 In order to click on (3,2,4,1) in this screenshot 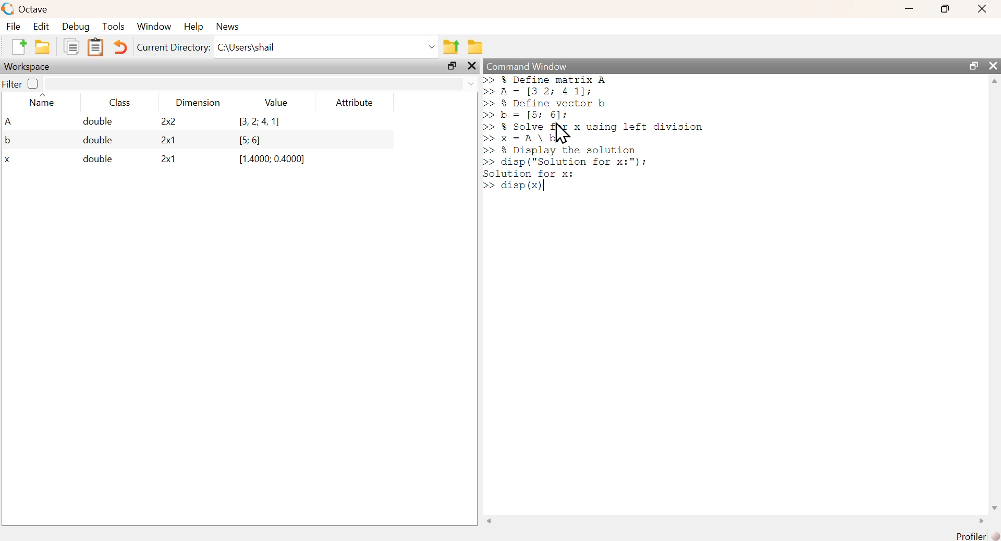, I will do `click(255, 122)`.